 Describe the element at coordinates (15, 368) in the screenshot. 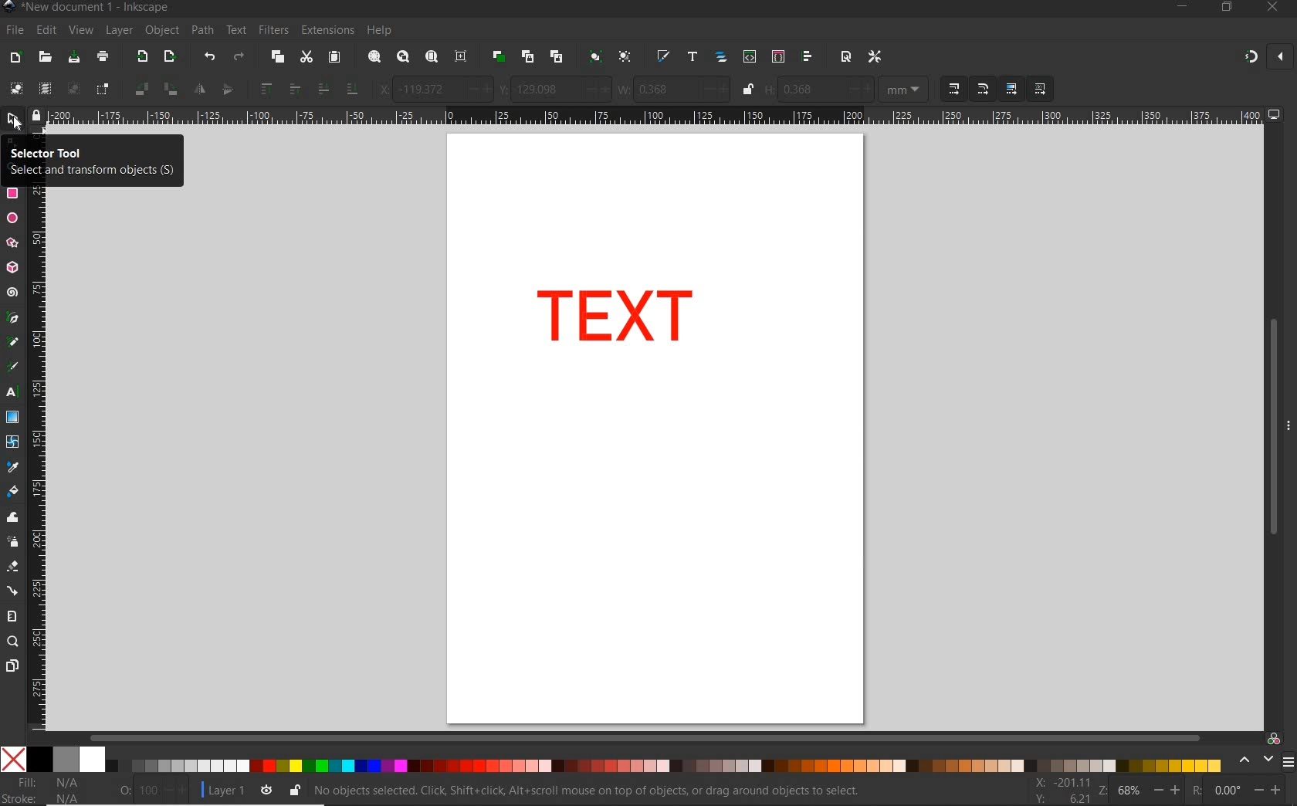

I see `CALLIGRAPHY TOOL` at that location.